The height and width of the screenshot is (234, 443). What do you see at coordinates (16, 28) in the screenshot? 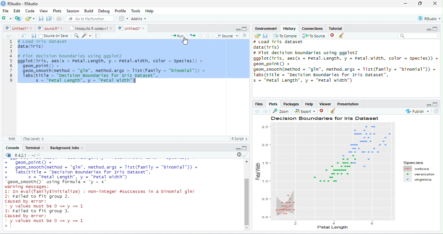
I see `Untitled` at bounding box center [16, 28].